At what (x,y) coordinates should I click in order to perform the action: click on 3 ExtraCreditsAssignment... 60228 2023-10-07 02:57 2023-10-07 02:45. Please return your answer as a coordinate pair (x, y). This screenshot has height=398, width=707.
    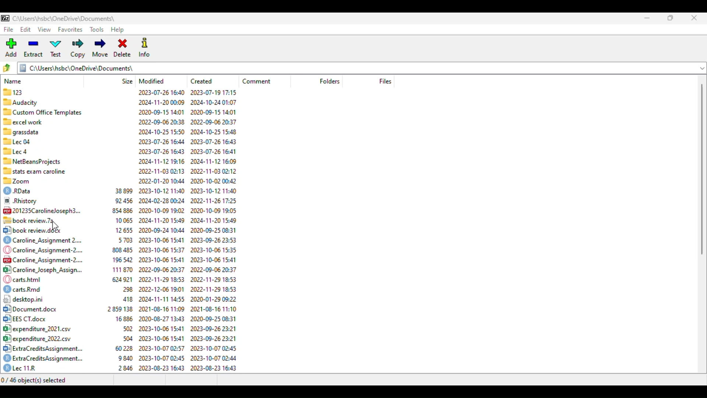
    Looking at the image, I should click on (120, 348).